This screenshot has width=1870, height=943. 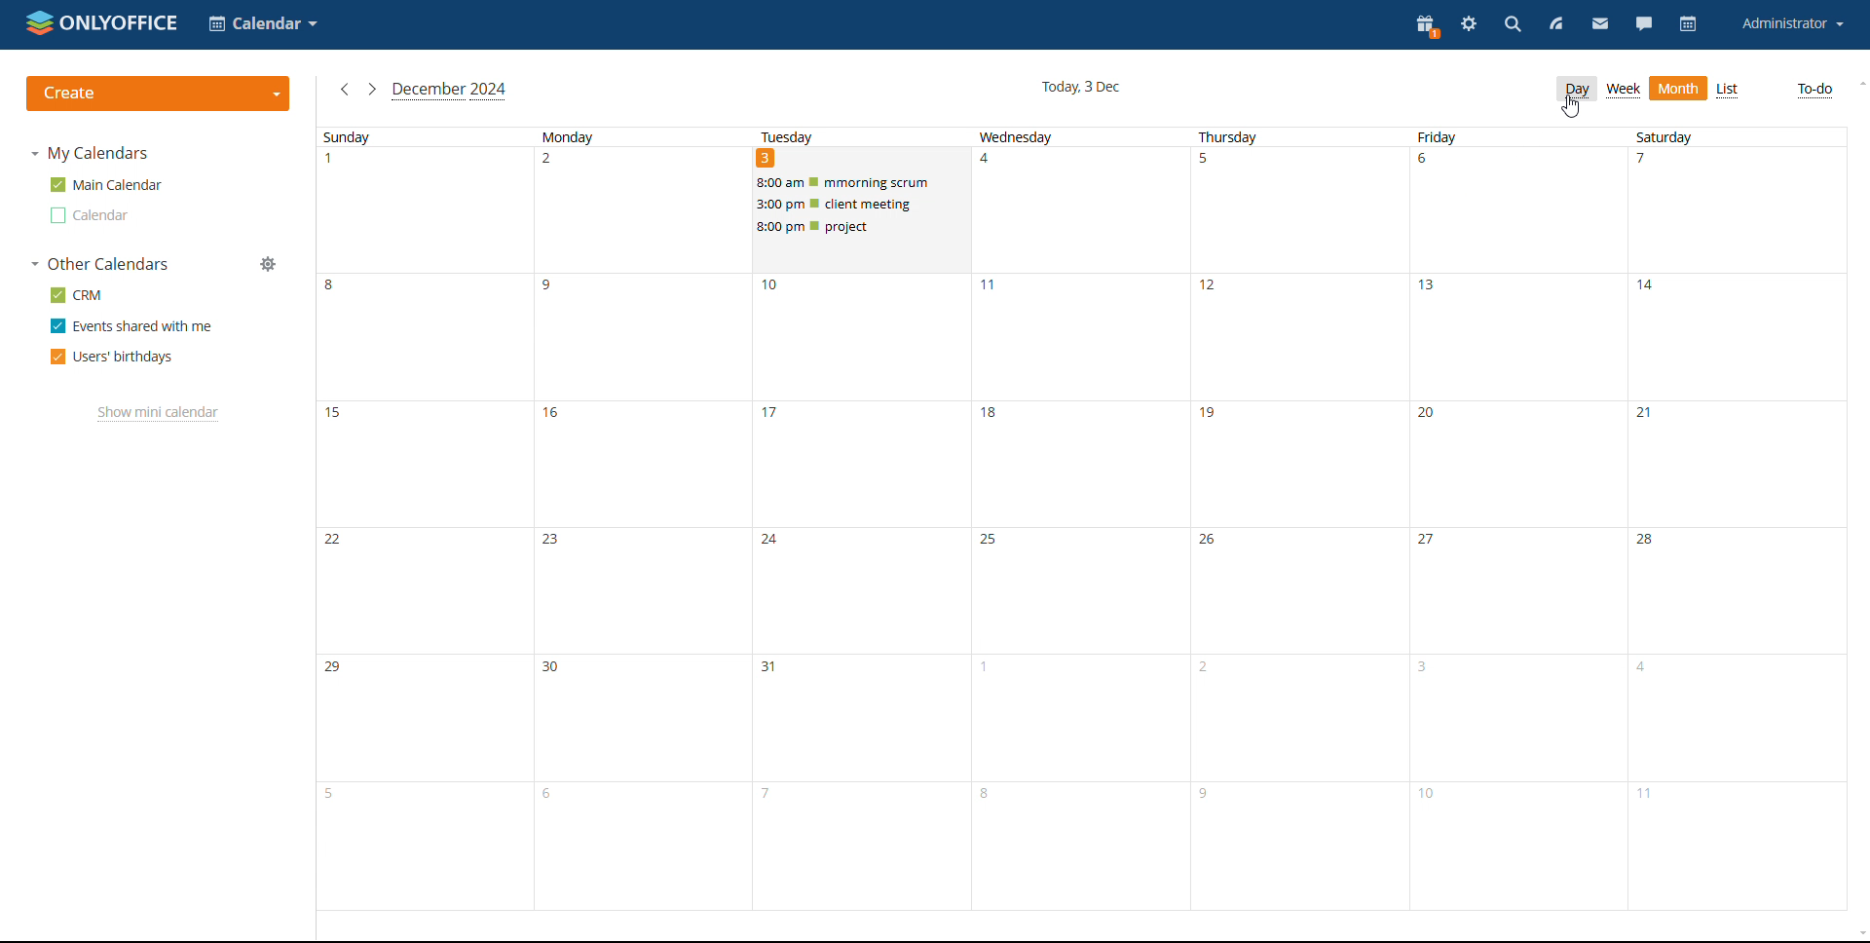 I want to click on scroll up, so click(x=1858, y=84).